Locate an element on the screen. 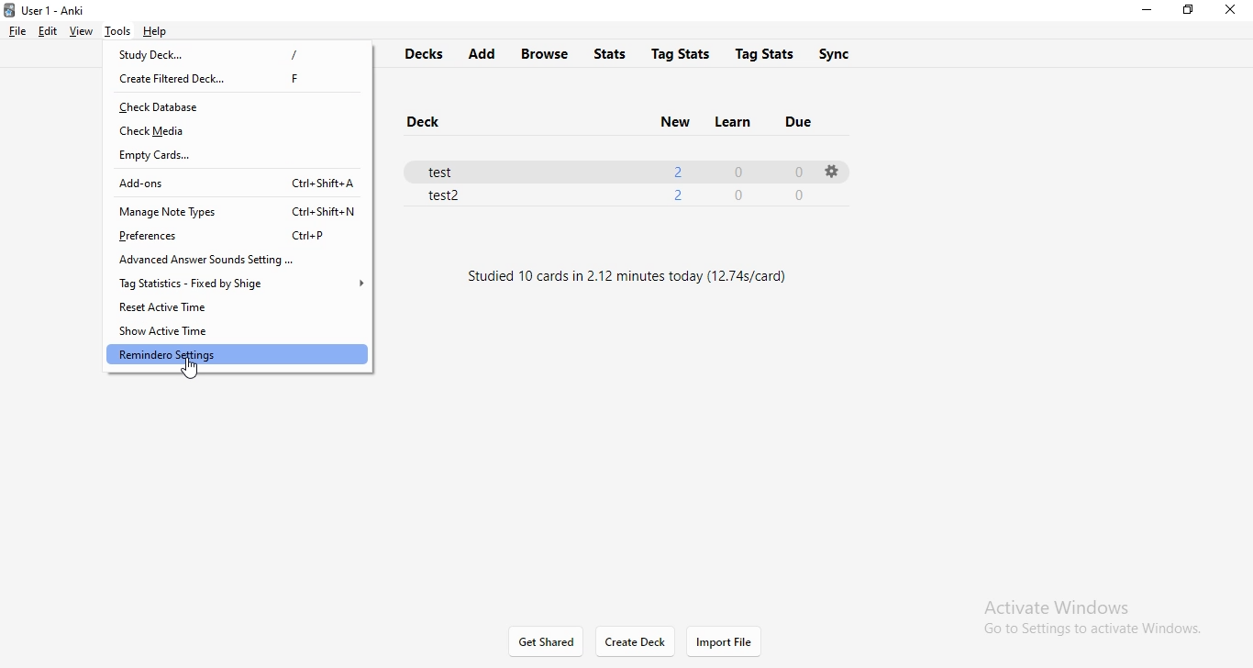  test2 is located at coordinates (448, 197).